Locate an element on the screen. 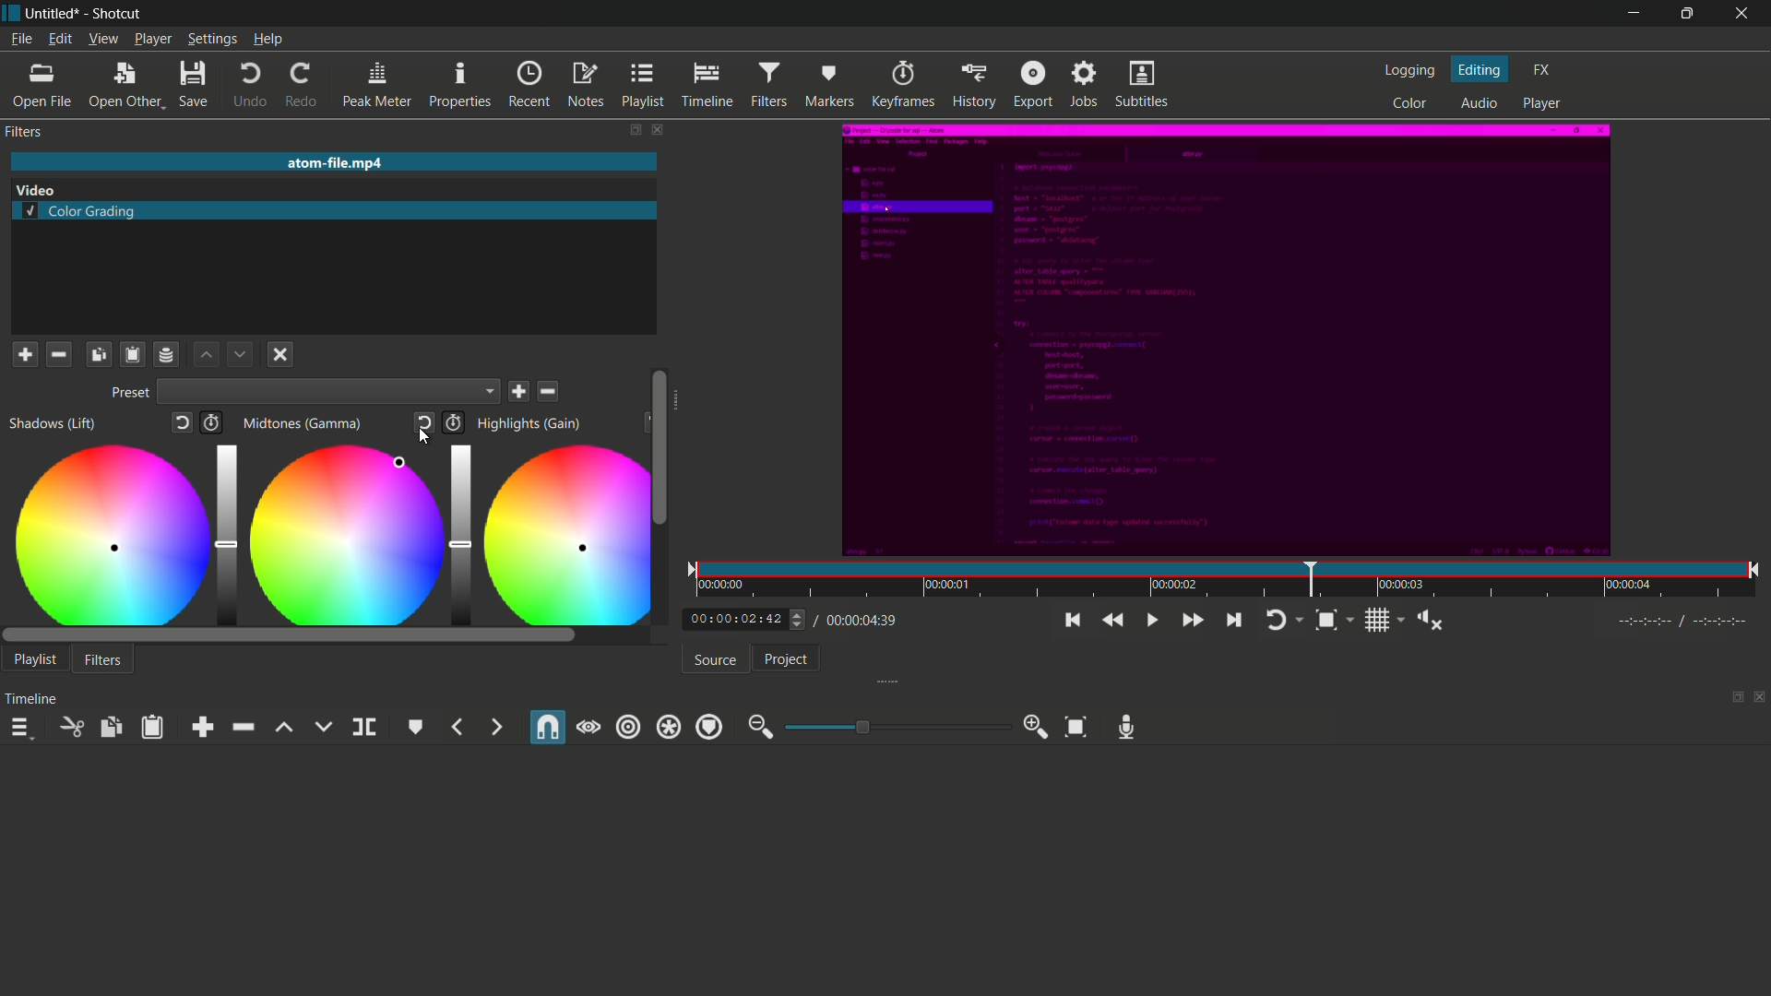  app icon is located at coordinates (11, 13).